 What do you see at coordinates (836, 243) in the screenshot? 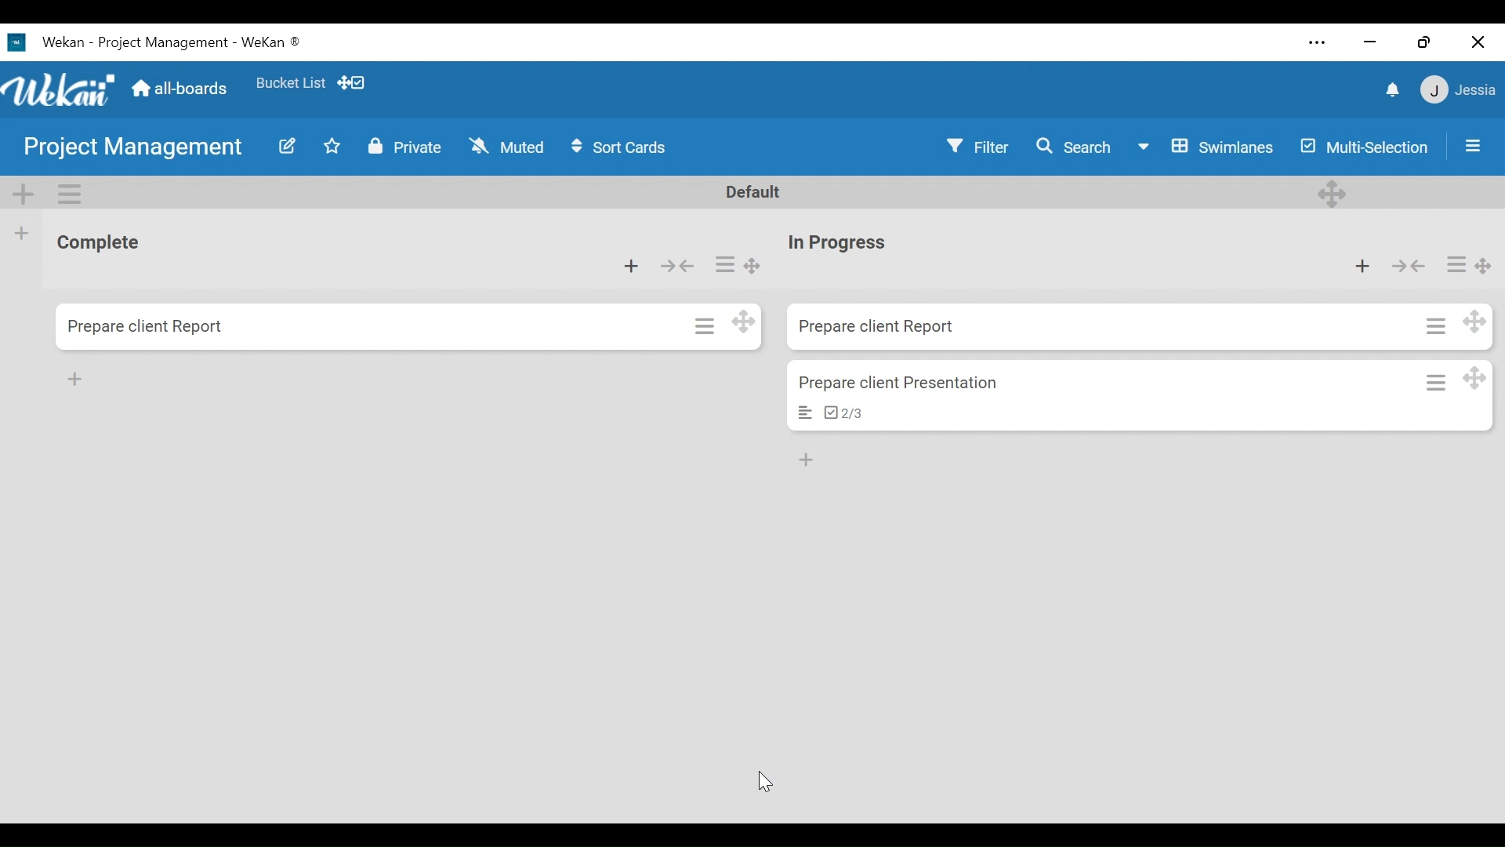
I see `Card Title` at bounding box center [836, 243].